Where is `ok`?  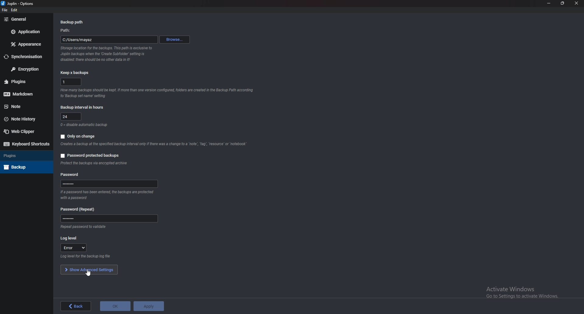 ok is located at coordinates (115, 306).